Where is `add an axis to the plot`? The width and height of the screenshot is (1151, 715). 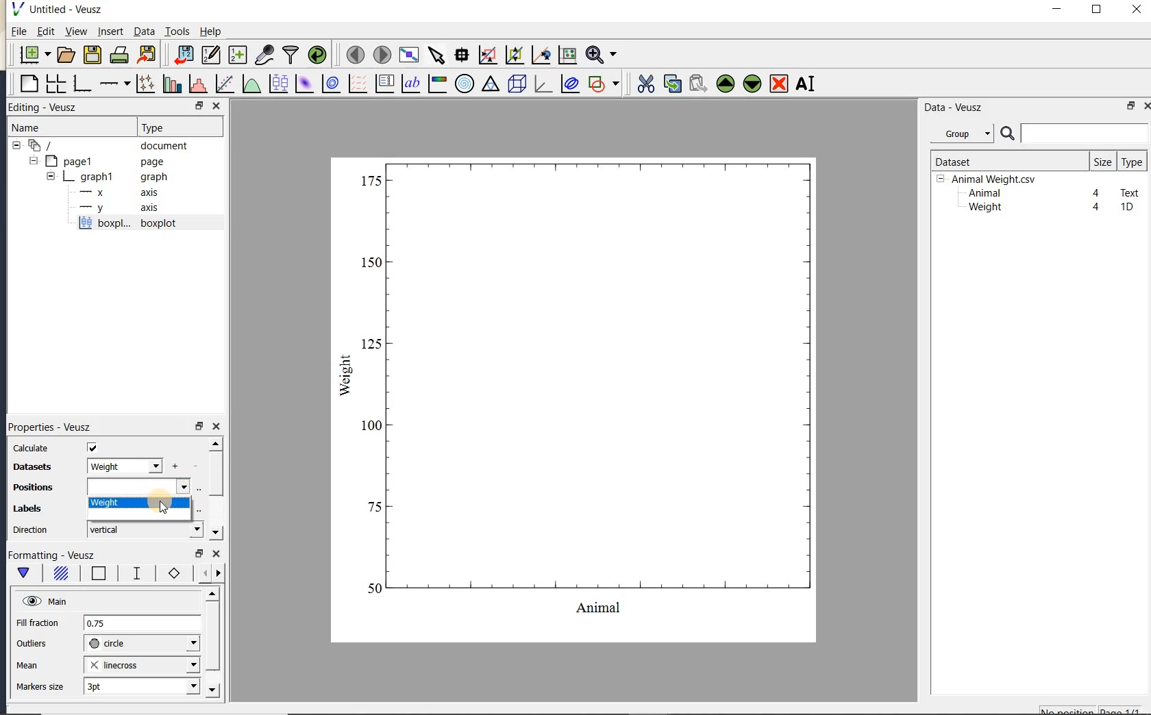
add an axis to the plot is located at coordinates (114, 84).